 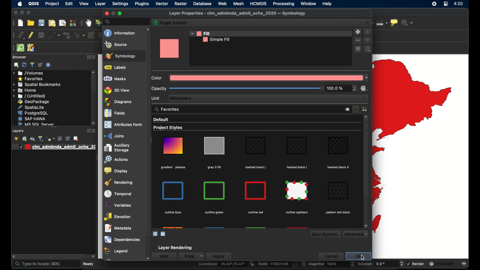 What do you see at coordinates (84, 4) in the screenshot?
I see `view` at bounding box center [84, 4].